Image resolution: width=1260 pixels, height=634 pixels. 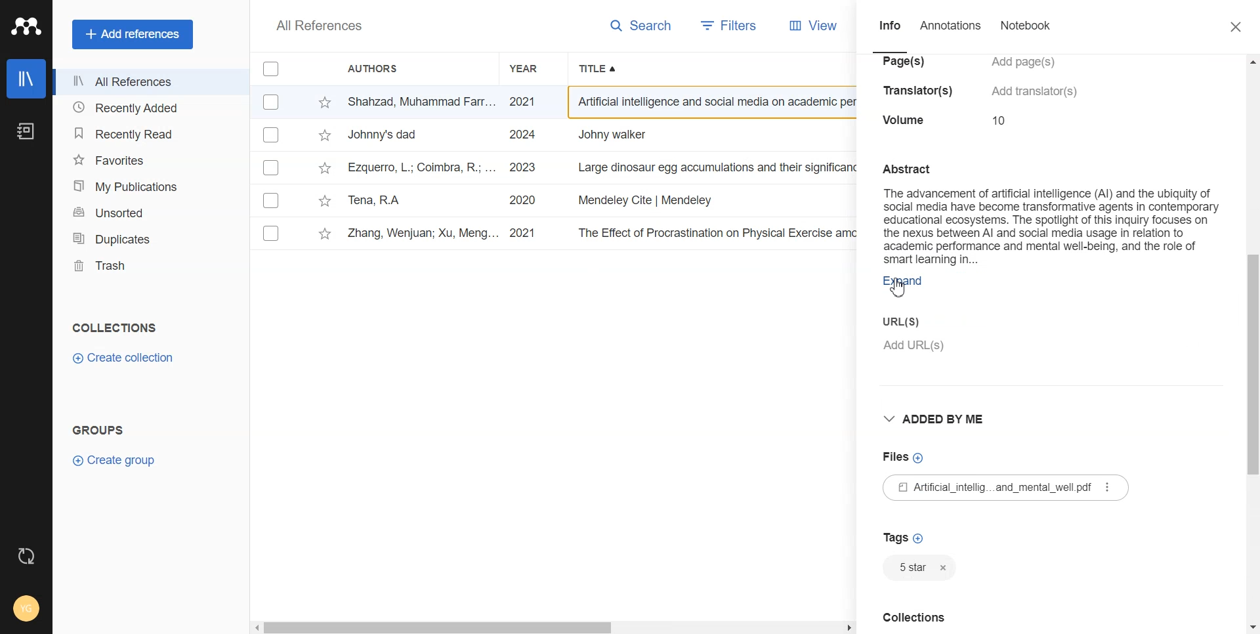 What do you see at coordinates (270, 201) in the screenshot?
I see `` at bounding box center [270, 201].